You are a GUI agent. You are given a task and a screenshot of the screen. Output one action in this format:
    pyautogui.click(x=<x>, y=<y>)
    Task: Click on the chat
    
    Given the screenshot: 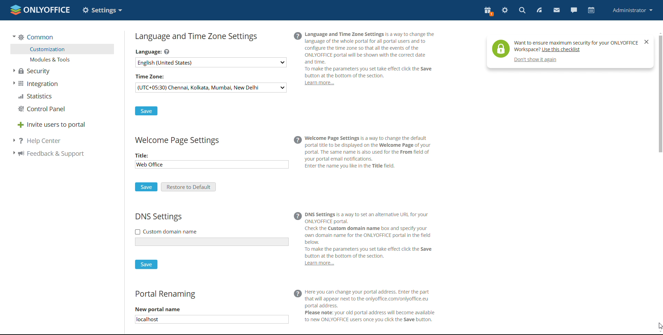 What is the action you would take?
    pyautogui.click(x=574, y=10)
    